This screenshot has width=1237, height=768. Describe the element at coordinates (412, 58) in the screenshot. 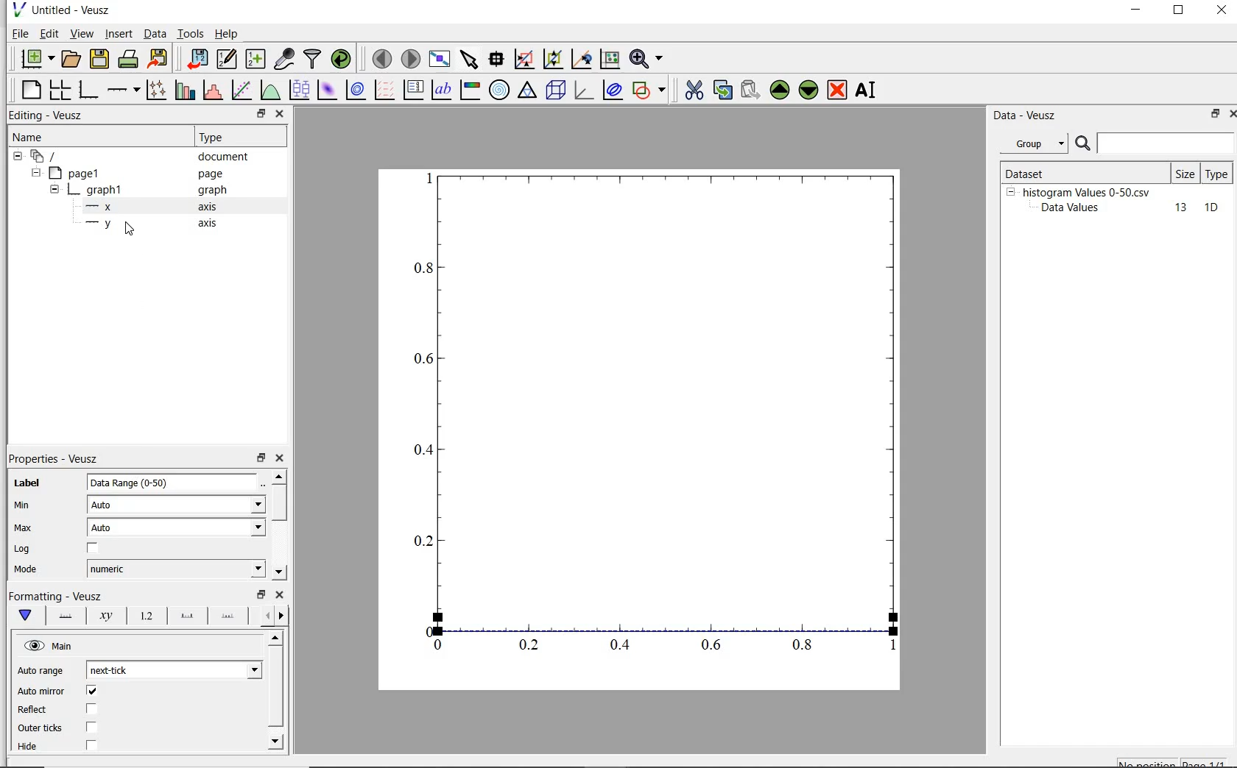

I see `move to next page` at that location.